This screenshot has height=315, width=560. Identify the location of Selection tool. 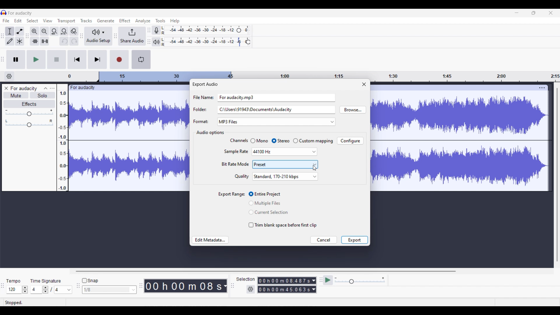
(9, 32).